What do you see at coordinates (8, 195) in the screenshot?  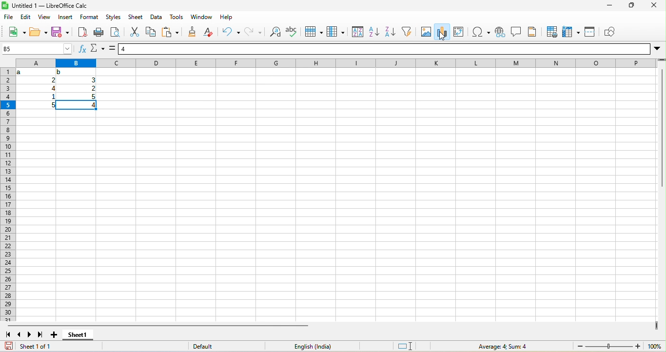 I see `rows` at bounding box center [8, 195].